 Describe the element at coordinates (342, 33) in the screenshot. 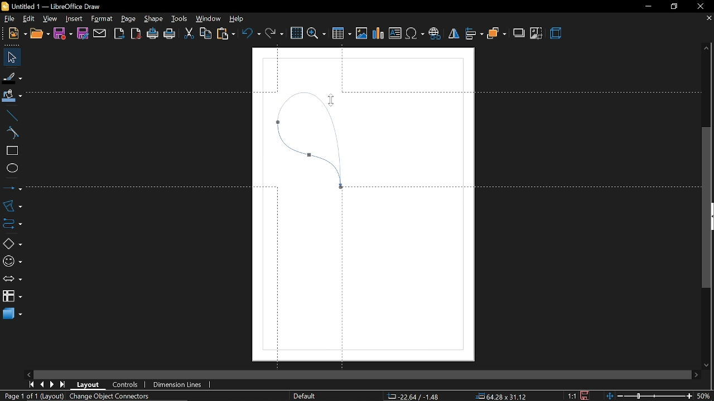

I see `Insert table` at that location.